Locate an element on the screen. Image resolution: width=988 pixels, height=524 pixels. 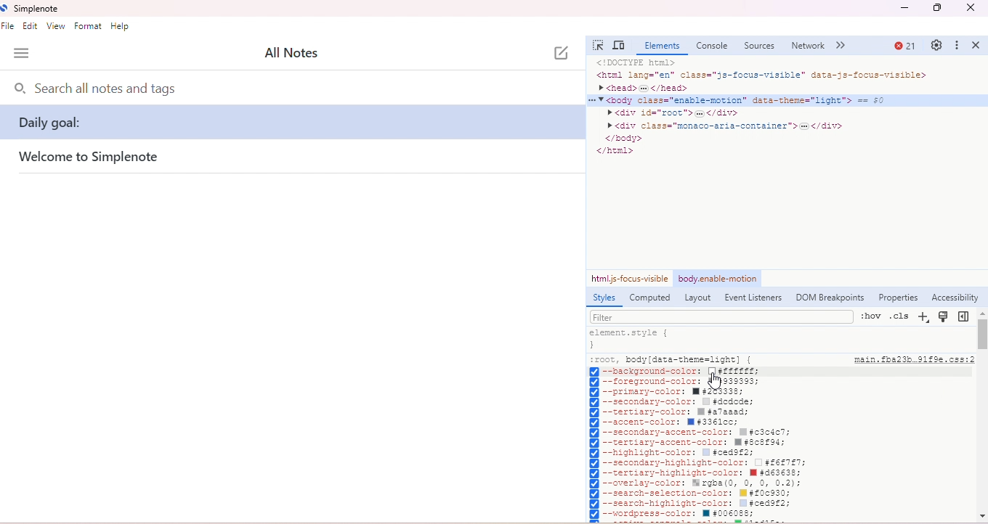
DCM breakpoints is located at coordinates (829, 299).